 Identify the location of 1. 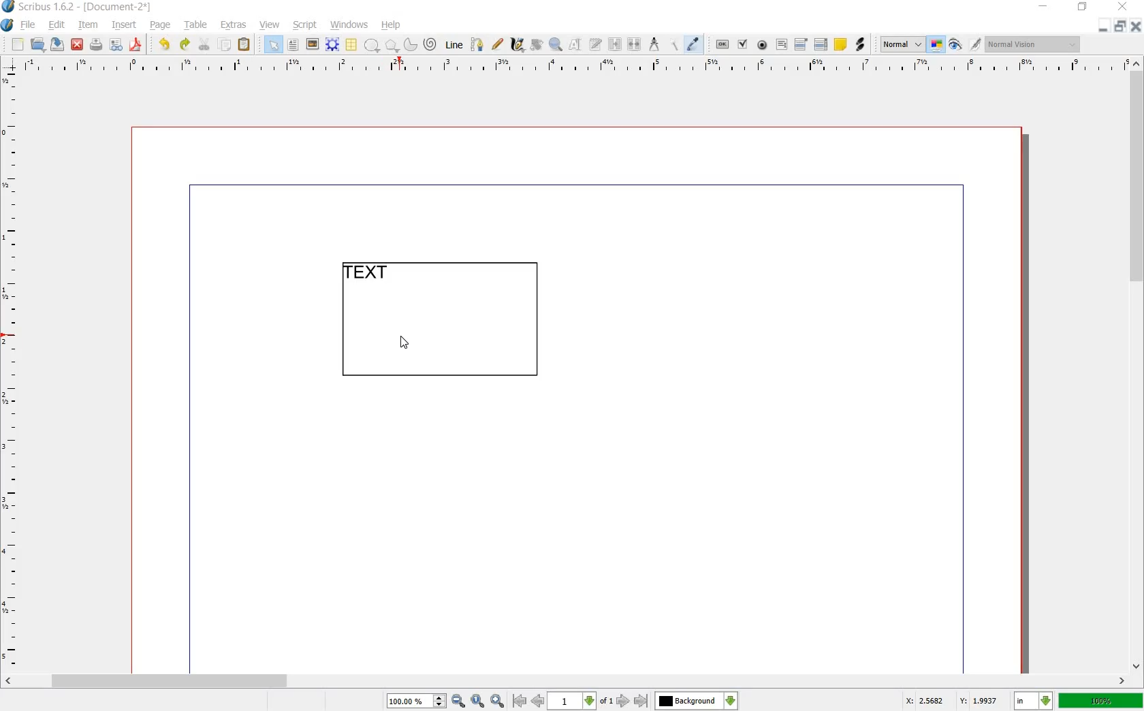
(571, 701).